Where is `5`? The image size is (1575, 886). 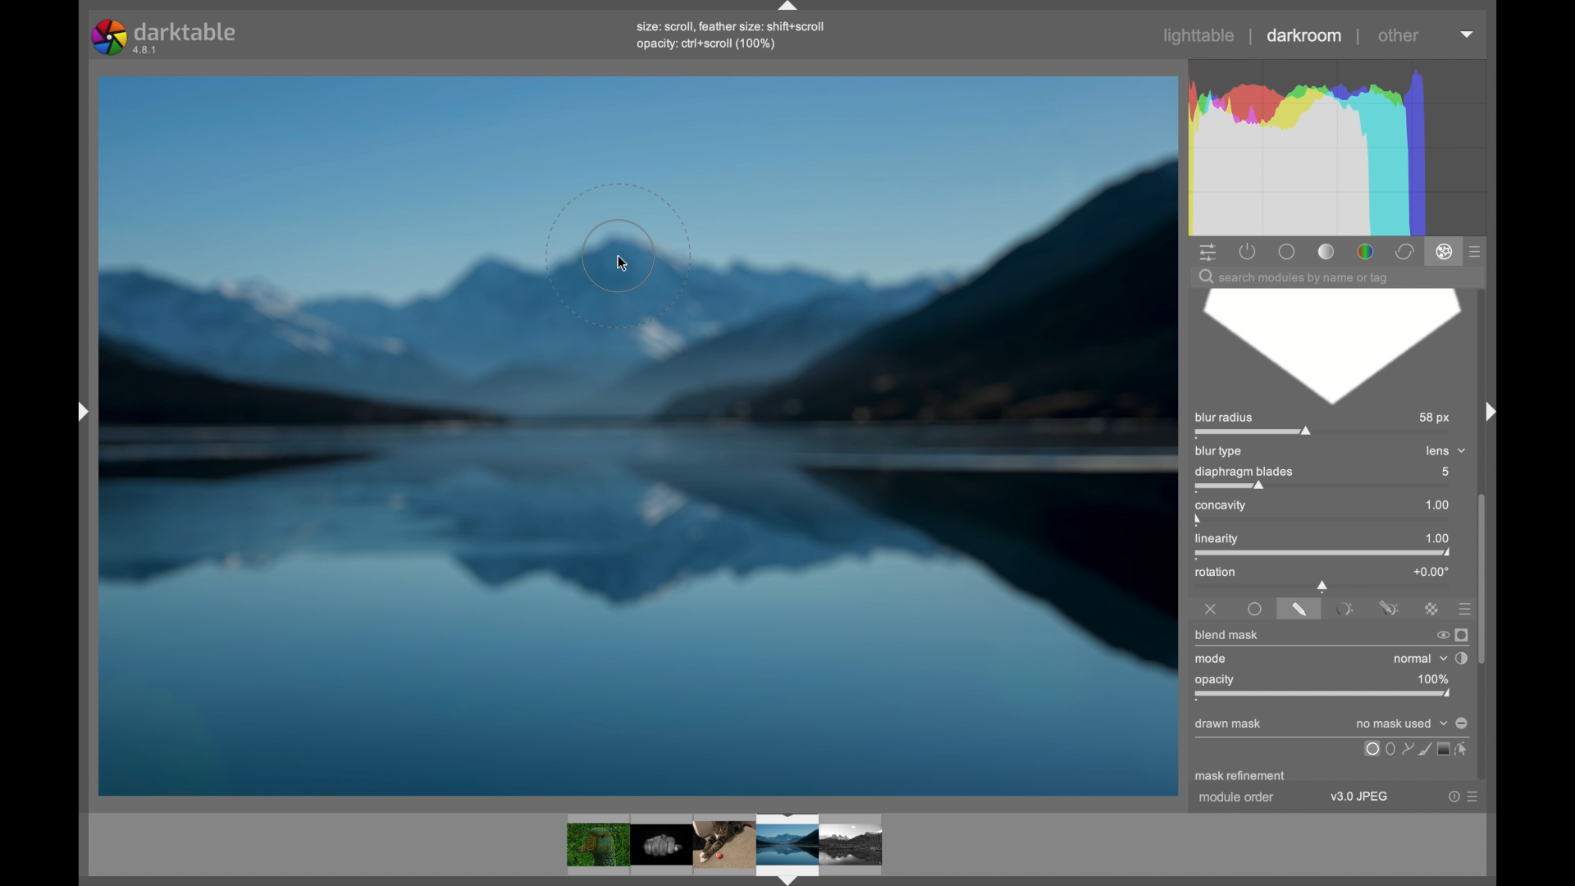
5 is located at coordinates (1444, 473).